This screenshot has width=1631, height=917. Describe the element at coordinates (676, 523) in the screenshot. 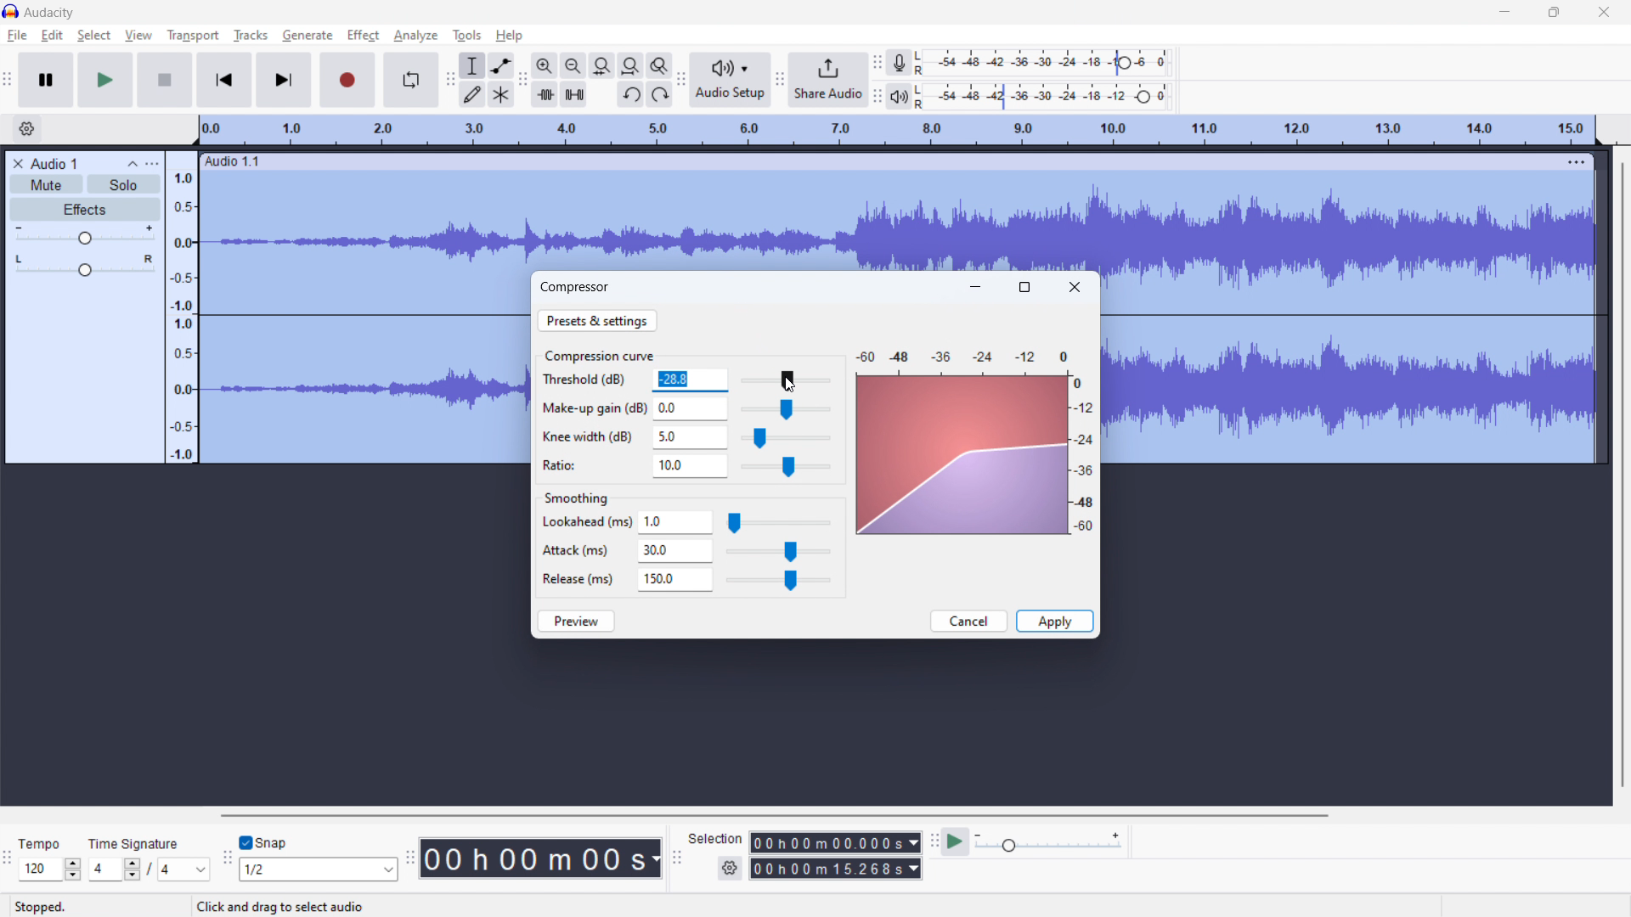

I see `1.0` at that location.